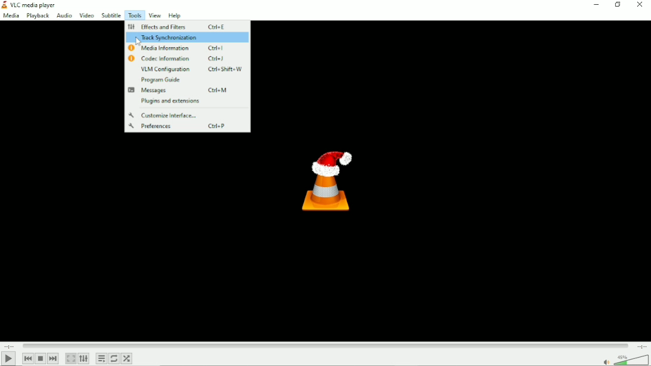 This screenshot has width=651, height=366. I want to click on Total duration, so click(641, 345).